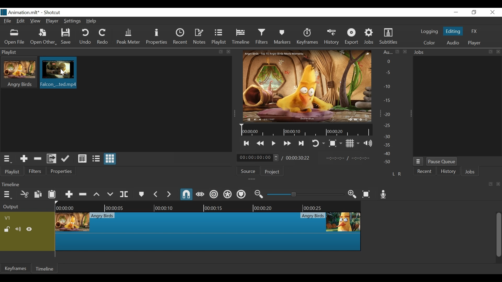 The height and width of the screenshot is (282, 502). What do you see at coordinates (219, 37) in the screenshot?
I see `Playlist` at bounding box center [219, 37].